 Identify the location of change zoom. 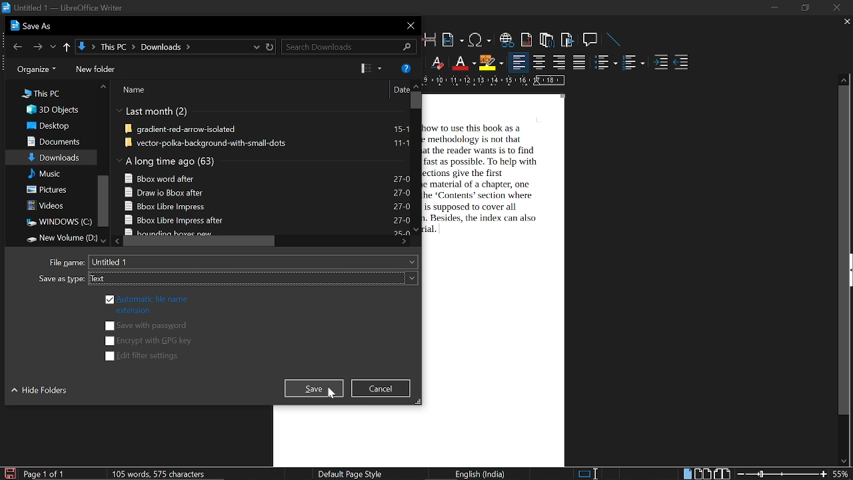
(782, 475).